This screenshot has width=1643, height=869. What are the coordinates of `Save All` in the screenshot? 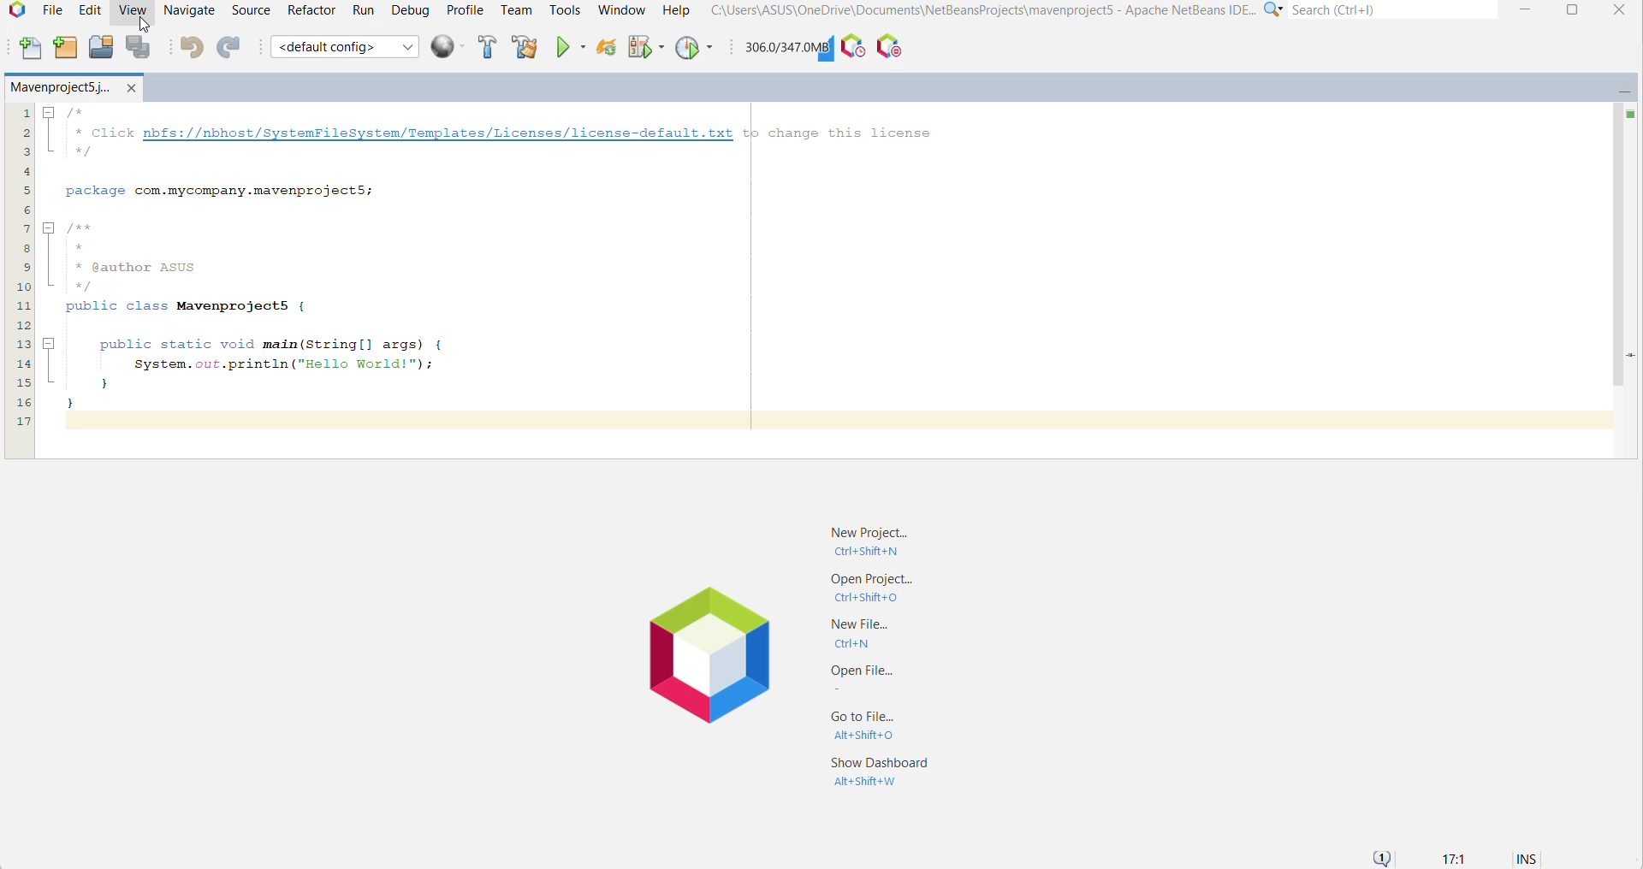 It's located at (141, 48).